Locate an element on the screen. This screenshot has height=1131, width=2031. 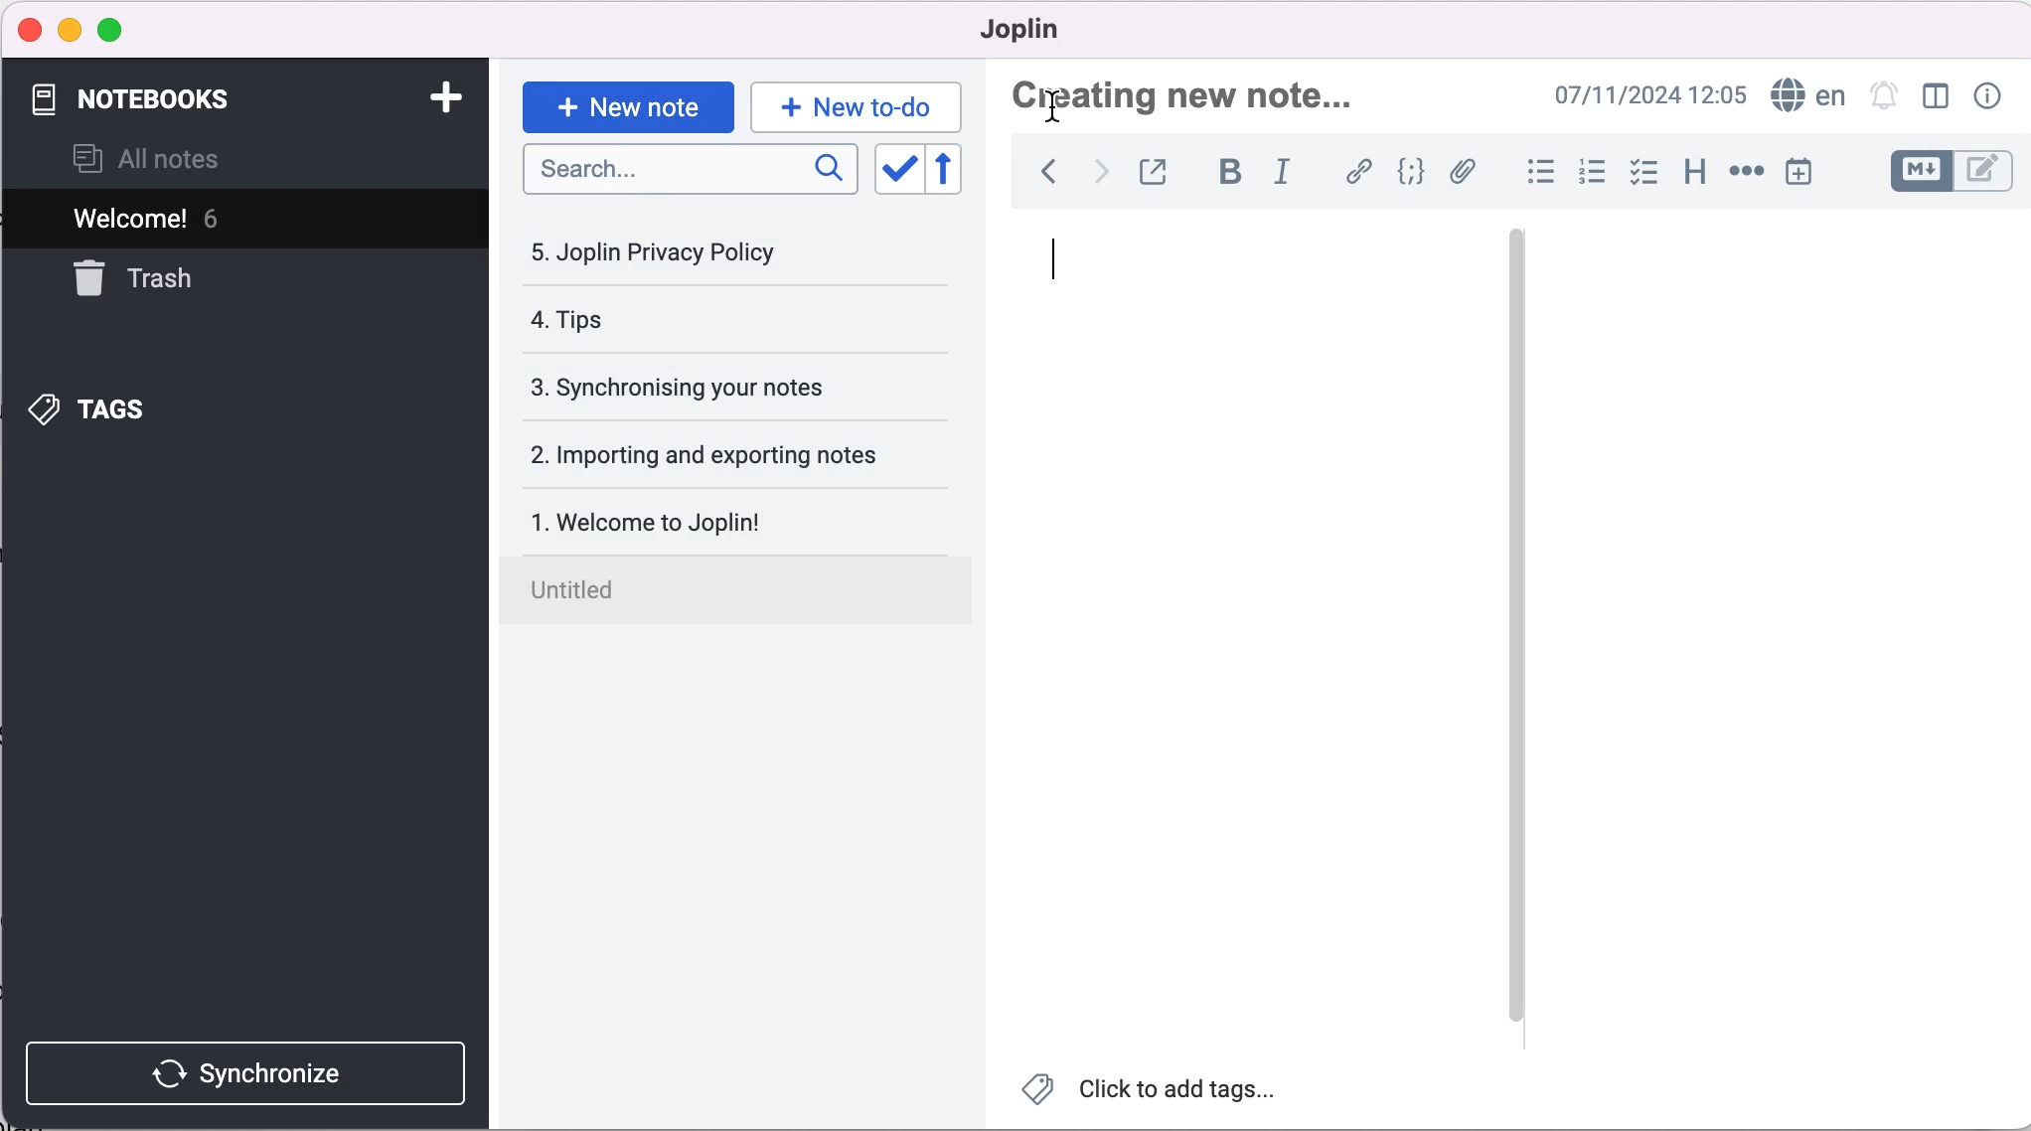
untilted note is located at coordinates (739, 593).